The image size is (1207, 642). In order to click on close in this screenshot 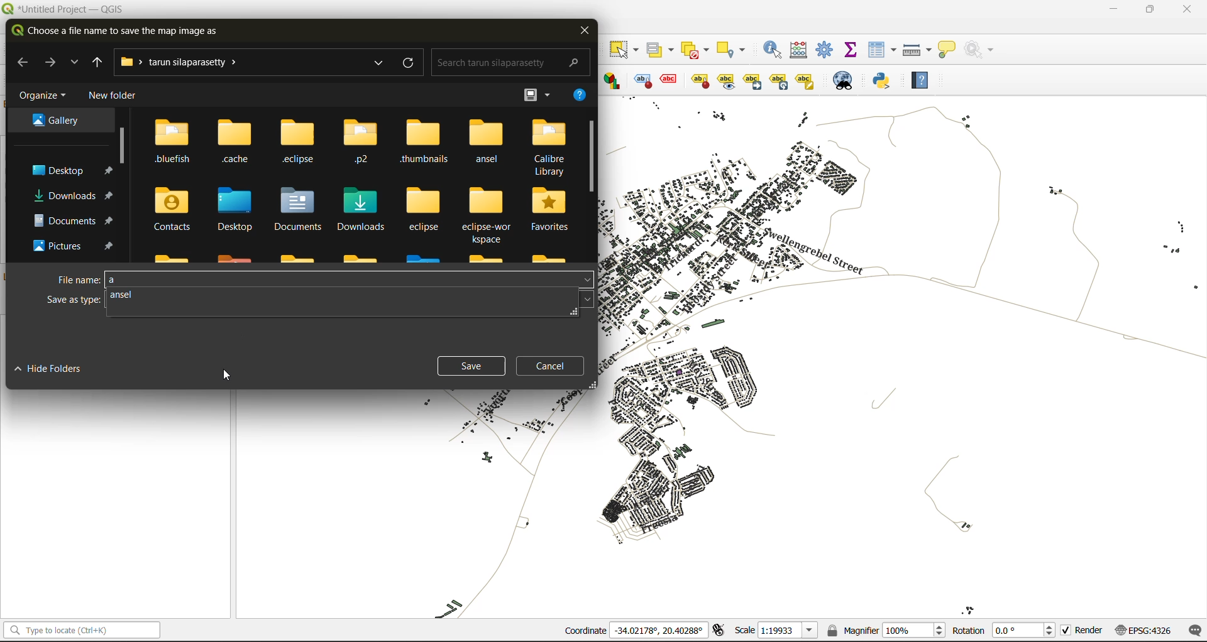, I will do `click(1187, 9)`.